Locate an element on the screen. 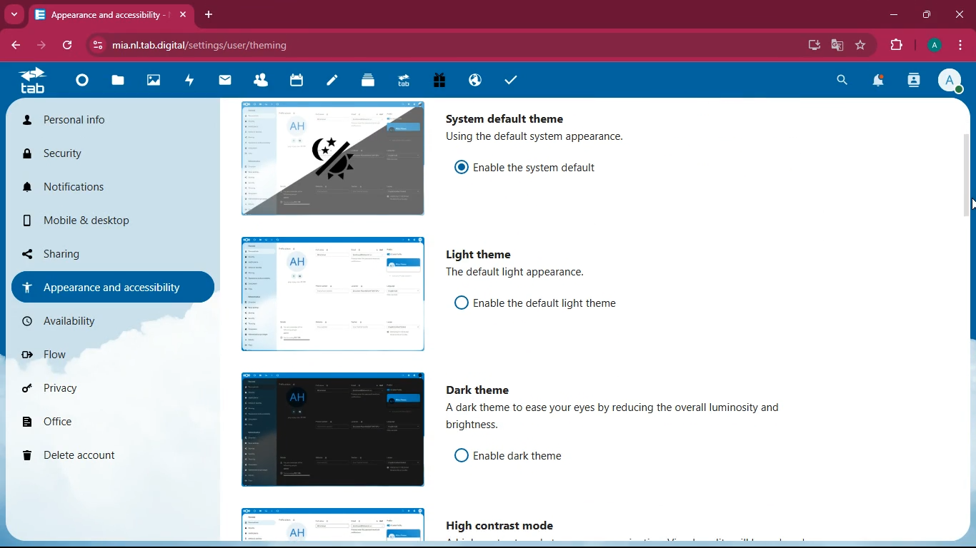 This screenshot has height=548, width=976. activity is located at coordinates (913, 81).